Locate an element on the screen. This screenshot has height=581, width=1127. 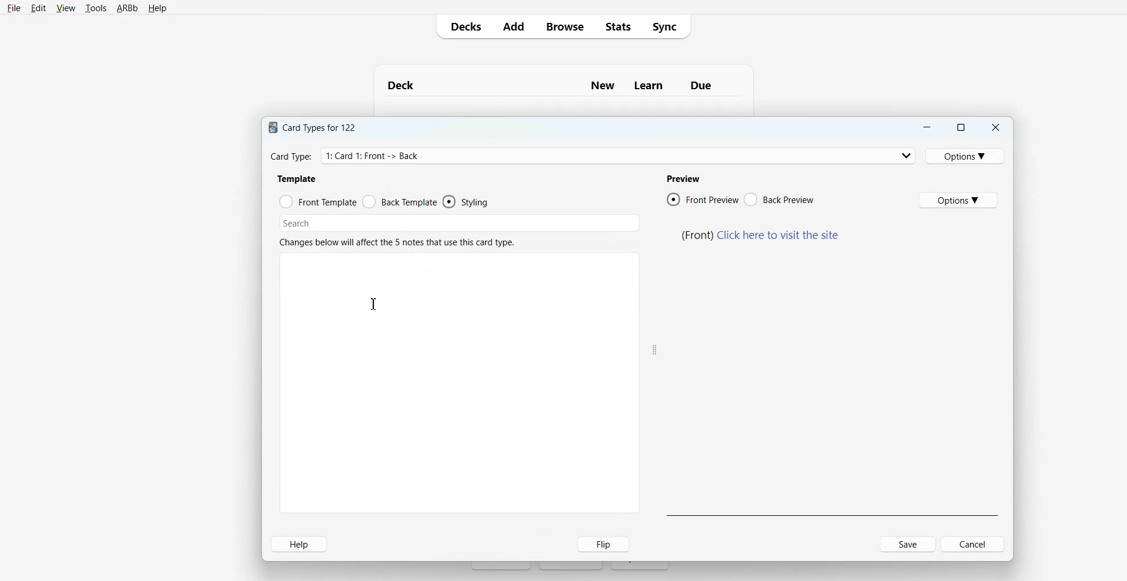
Card Type is located at coordinates (591, 156).